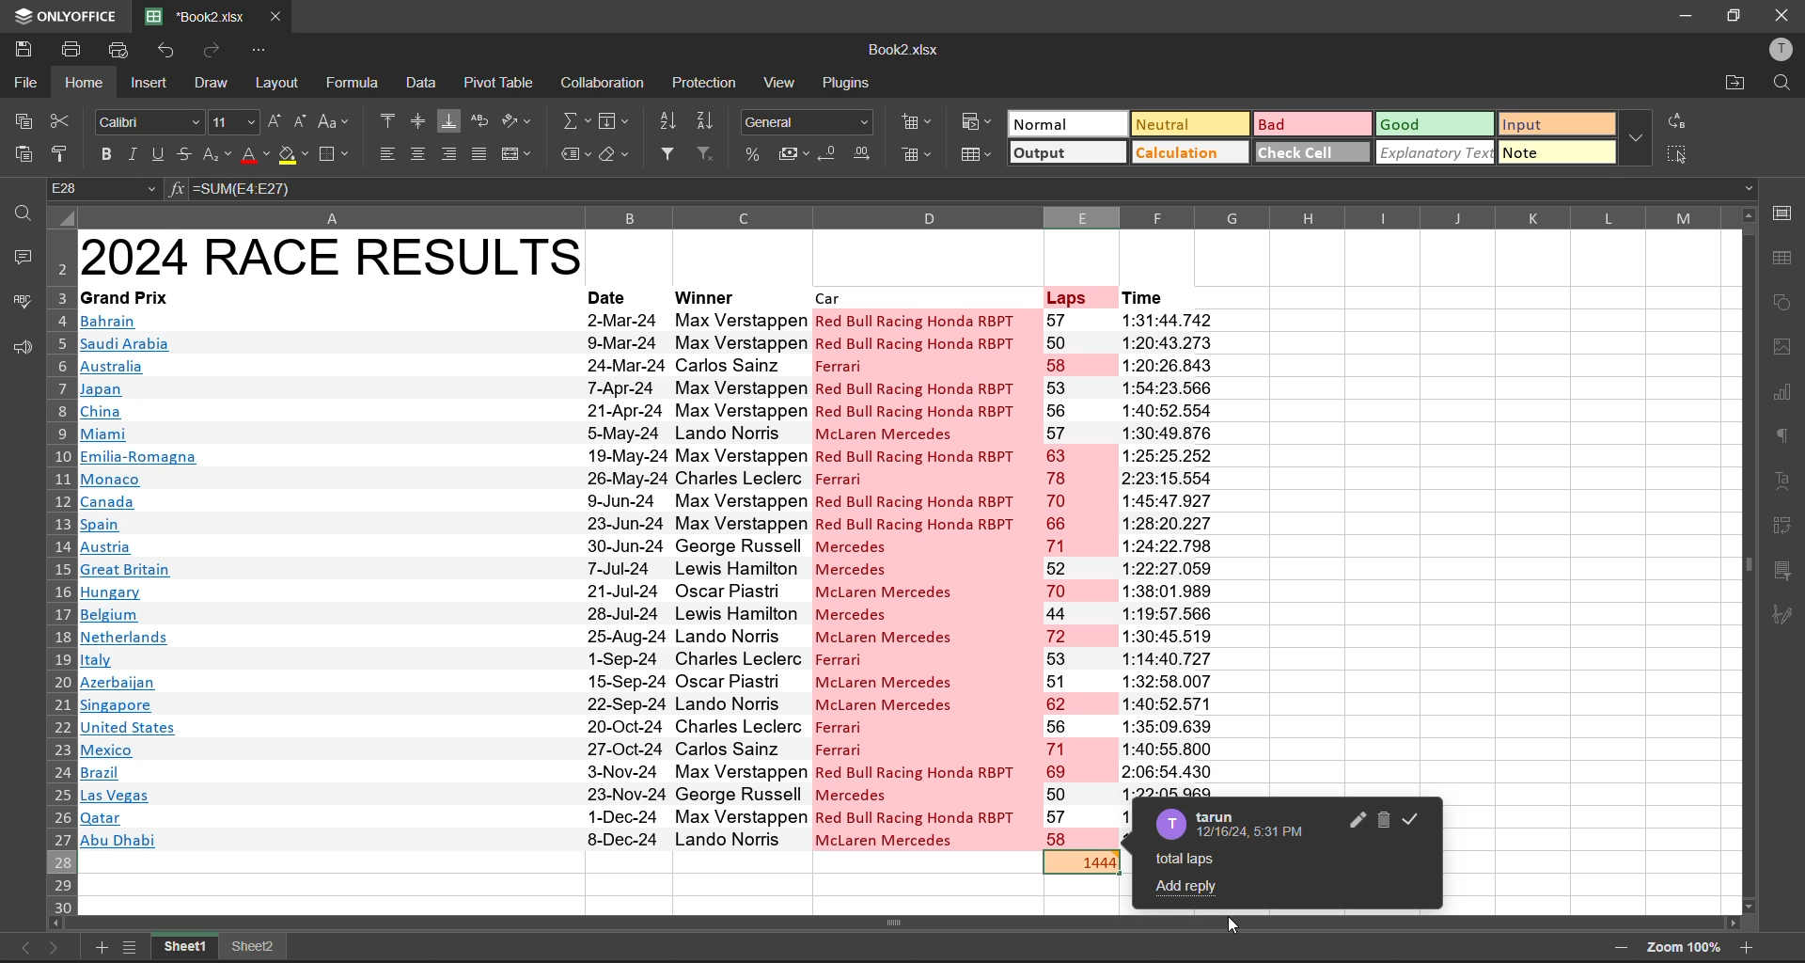 This screenshot has width=1805, height=963. I want to click on call settings, so click(1781, 214).